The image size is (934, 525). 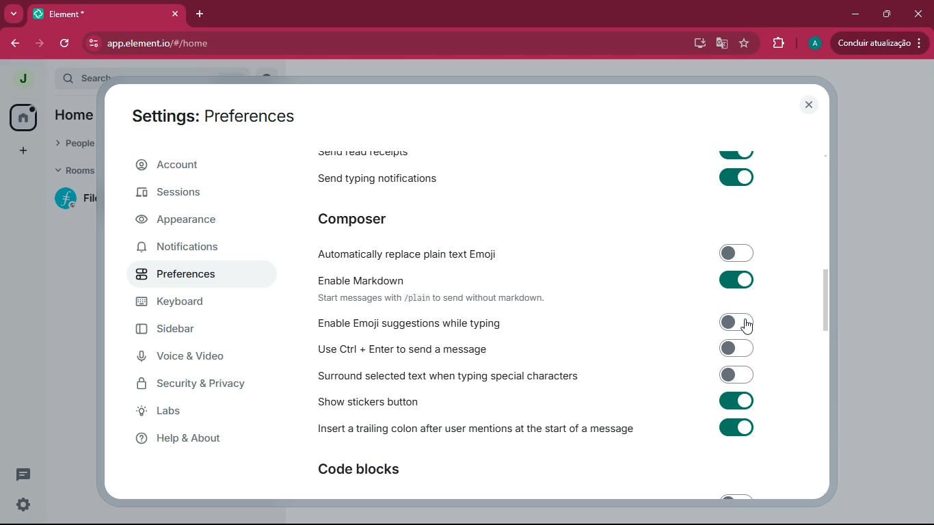 I want to click on scroll bar, so click(x=833, y=302).